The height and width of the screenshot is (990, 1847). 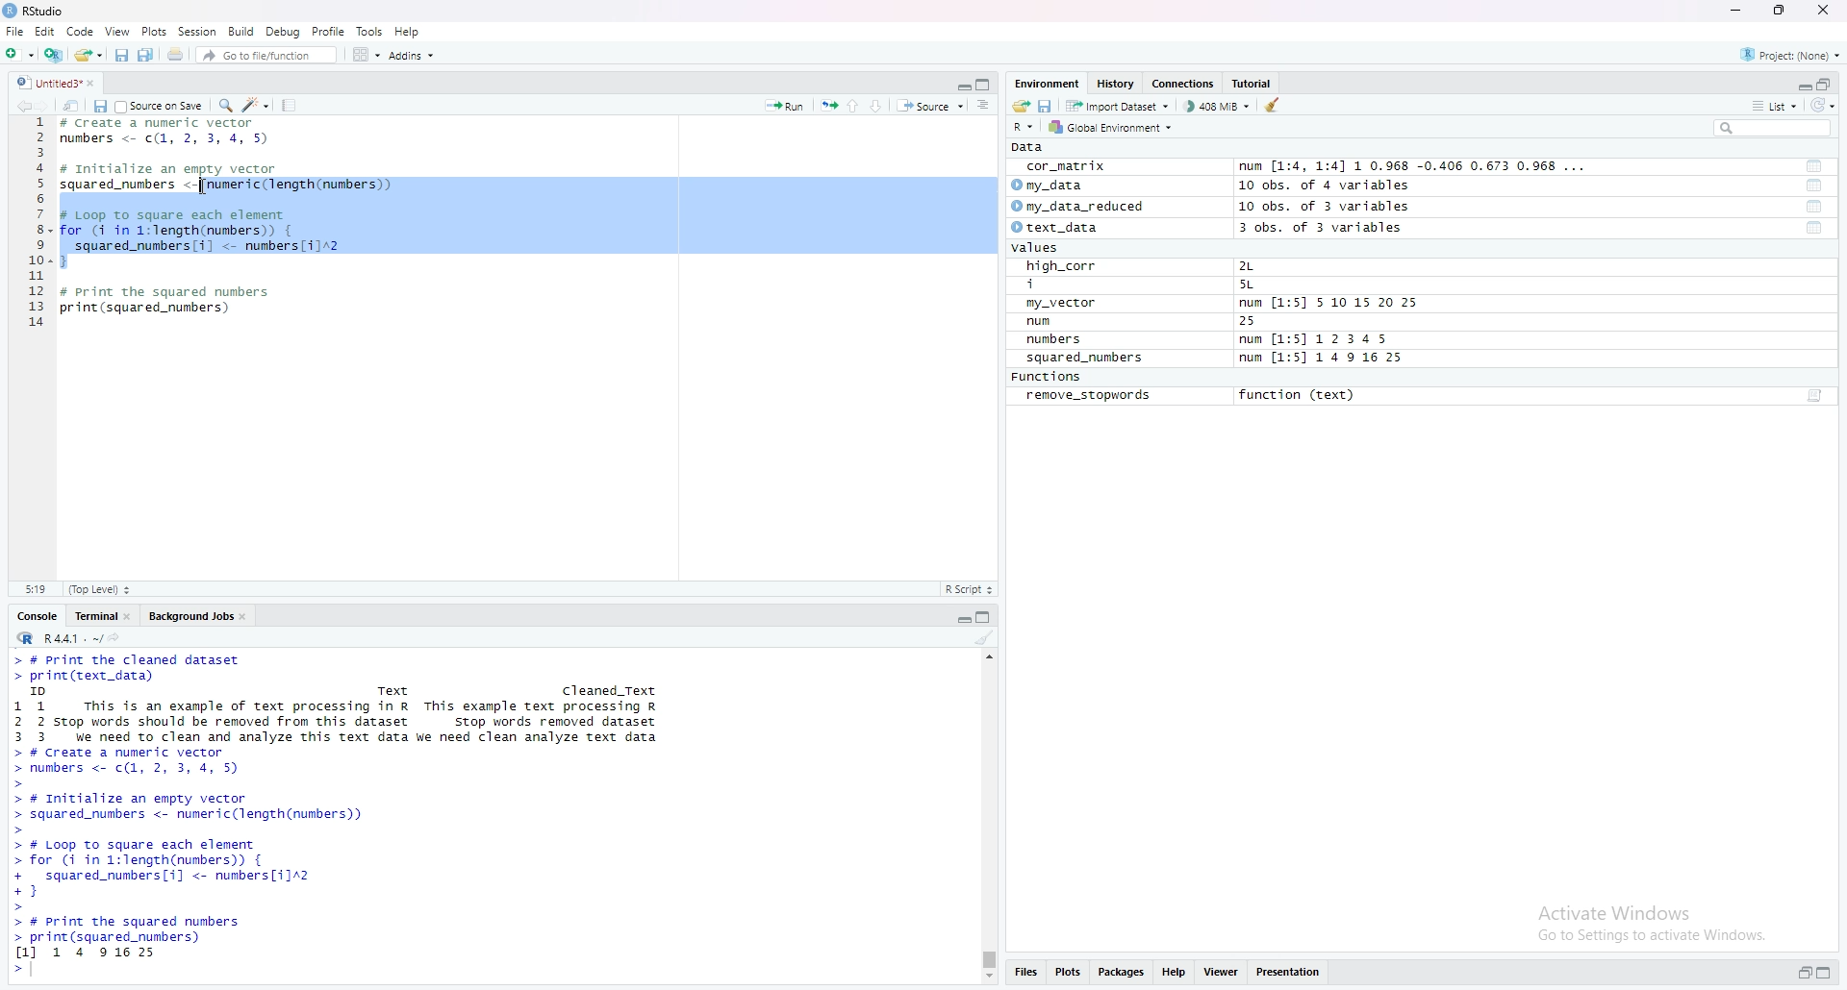 What do you see at coordinates (1086, 360) in the screenshot?
I see `squared_numbers` at bounding box center [1086, 360].